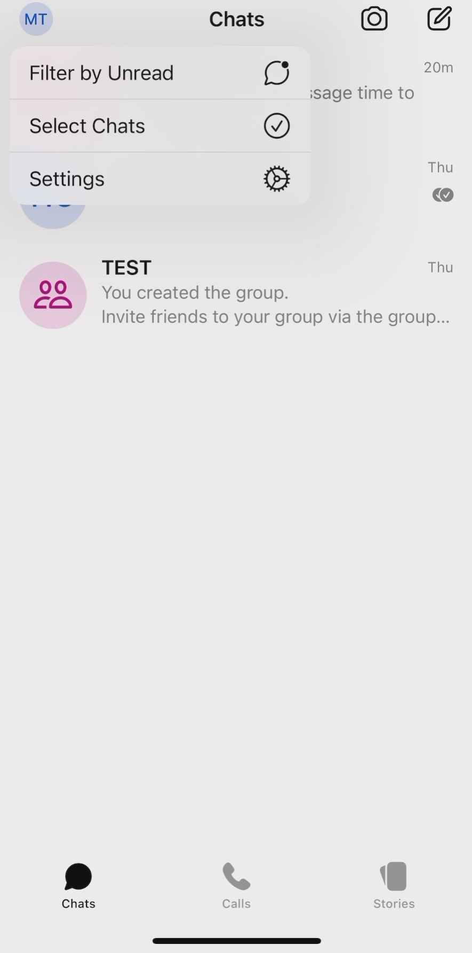  I want to click on click on settings option, so click(161, 178).